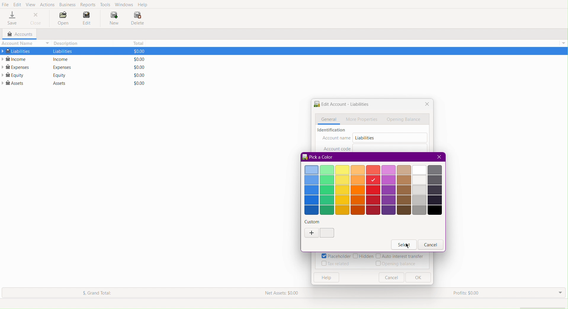  Describe the element at coordinates (12, 19) in the screenshot. I see `Save` at that location.